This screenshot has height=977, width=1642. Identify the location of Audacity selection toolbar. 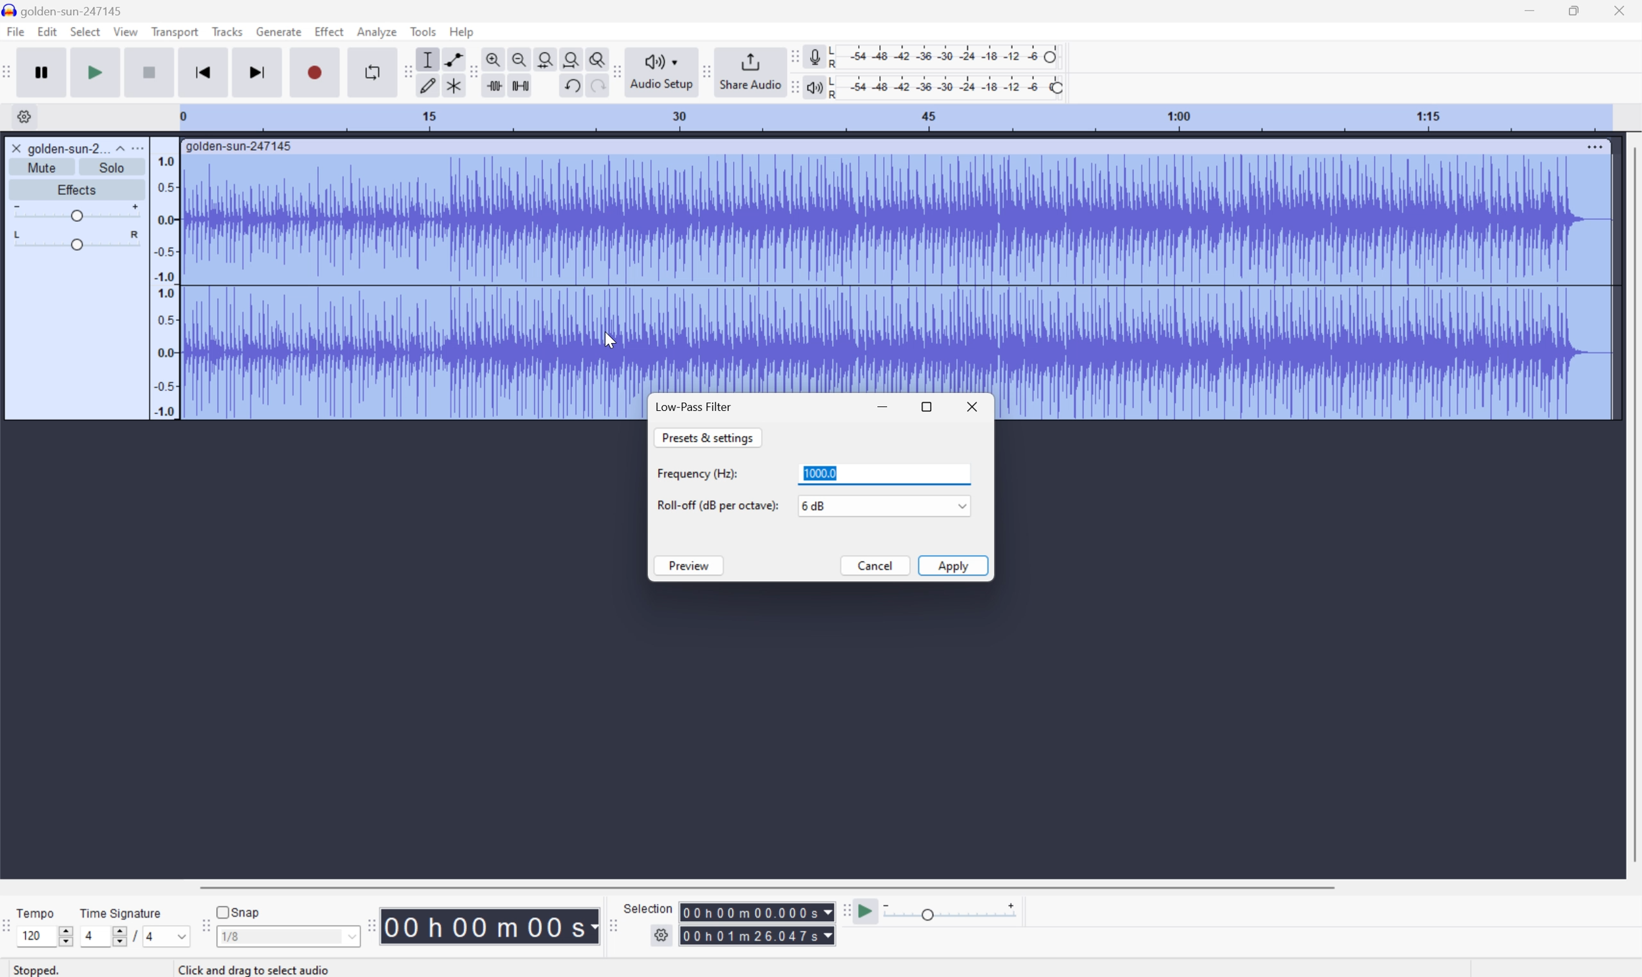
(611, 923).